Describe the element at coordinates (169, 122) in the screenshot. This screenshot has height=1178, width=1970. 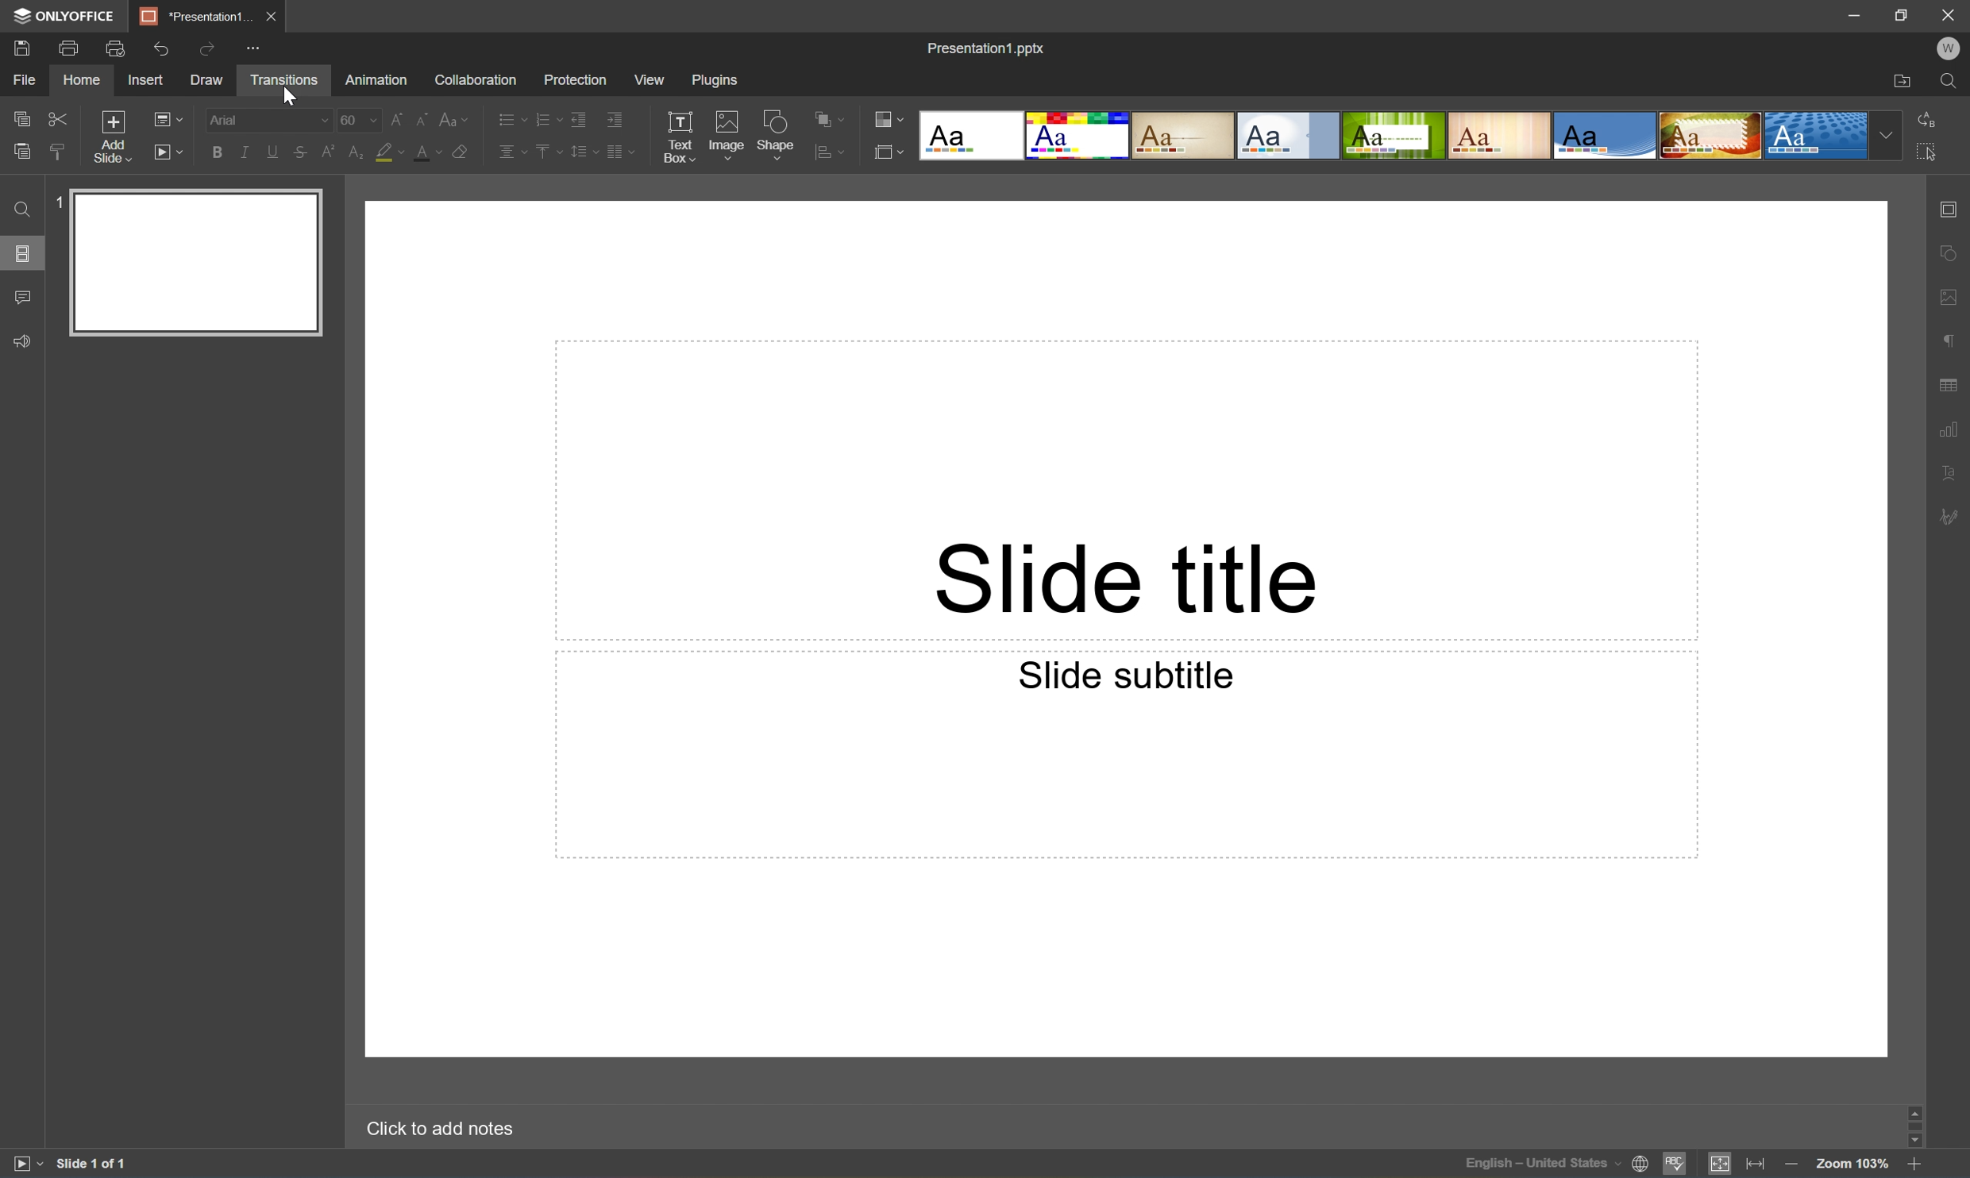
I see `Change slide layout` at that location.